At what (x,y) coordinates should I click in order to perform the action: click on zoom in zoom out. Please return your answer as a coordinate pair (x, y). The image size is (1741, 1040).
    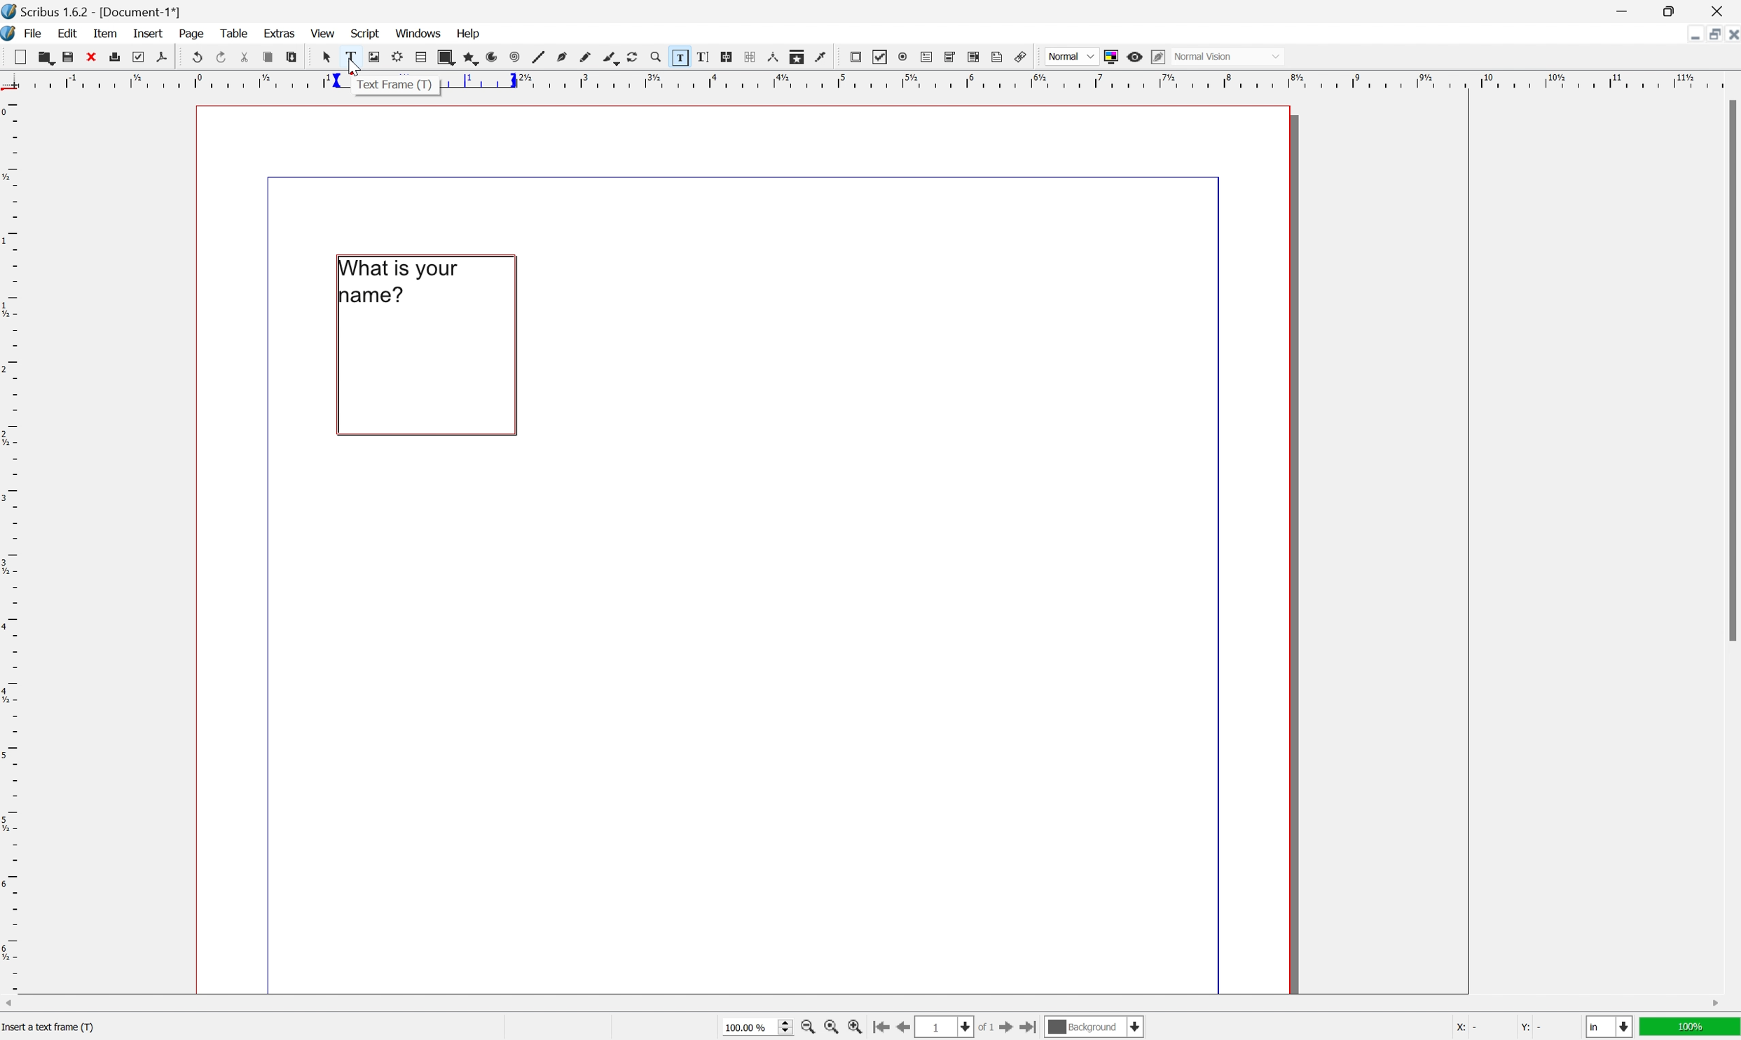
    Looking at the image, I should click on (654, 57).